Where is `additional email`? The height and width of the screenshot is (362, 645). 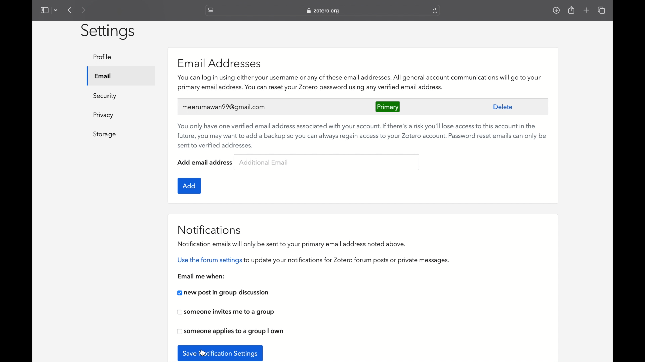
additional email is located at coordinates (264, 162).